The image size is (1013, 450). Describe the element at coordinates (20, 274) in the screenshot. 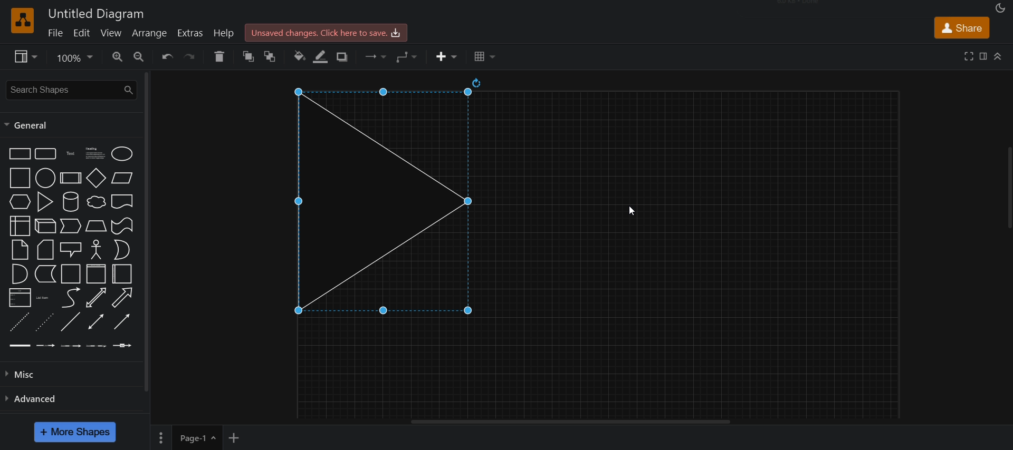

I see `and` at that location.